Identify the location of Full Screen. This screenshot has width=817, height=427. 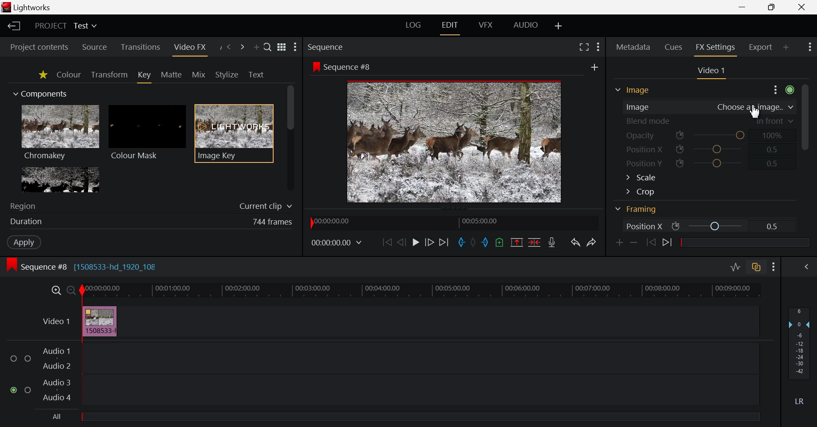
(584, 47).